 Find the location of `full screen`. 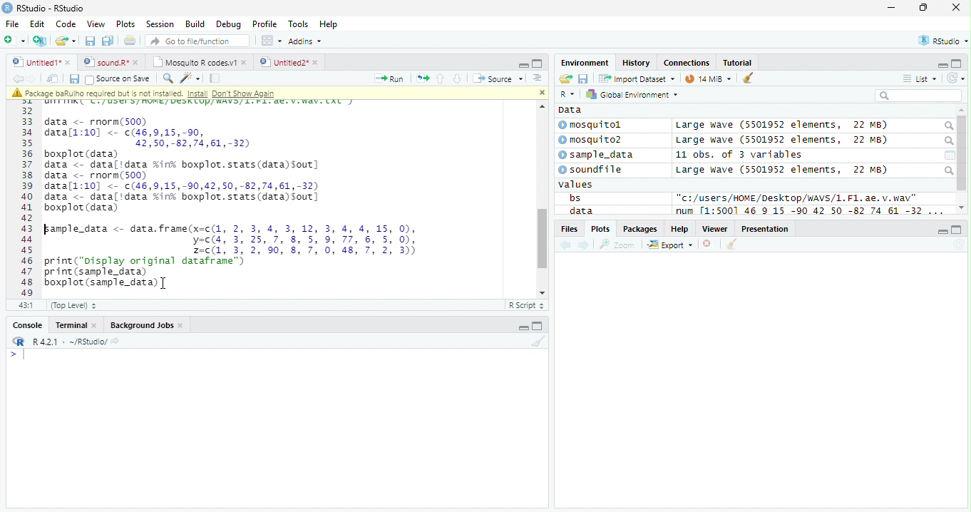

full screen is located at coordinates (538, 325).